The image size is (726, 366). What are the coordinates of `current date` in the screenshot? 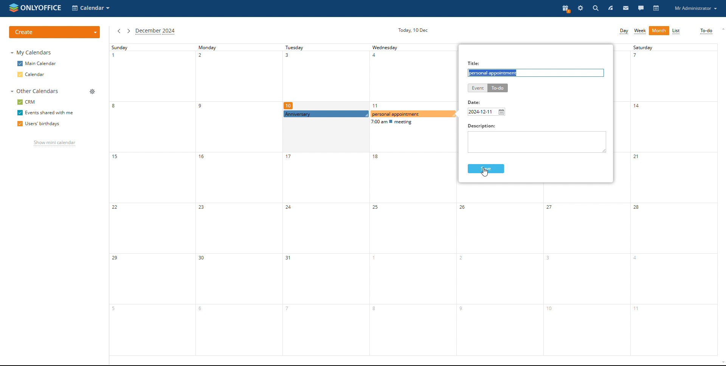 It's located at (413, 30).